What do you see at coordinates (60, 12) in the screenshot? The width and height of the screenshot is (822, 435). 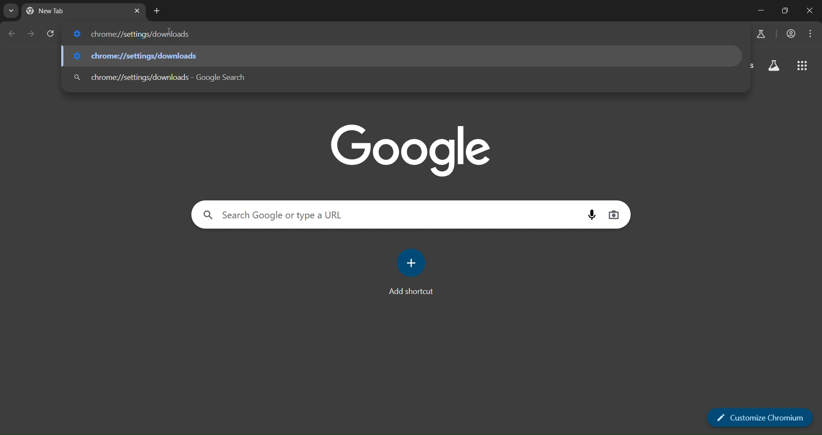 I see `current tab` at bounding box center [60, 12].